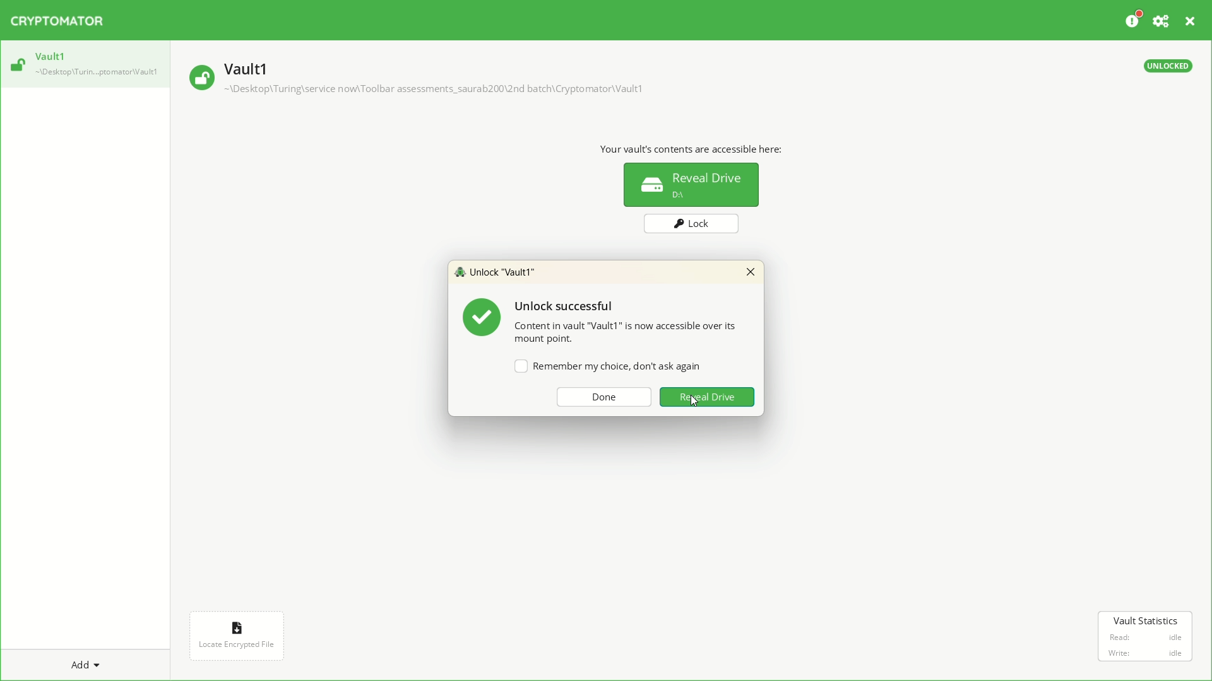  Describe the element at coordinates (692, 148) in the screenshot. I see `Your vault's contents are accessible here:` at that location.